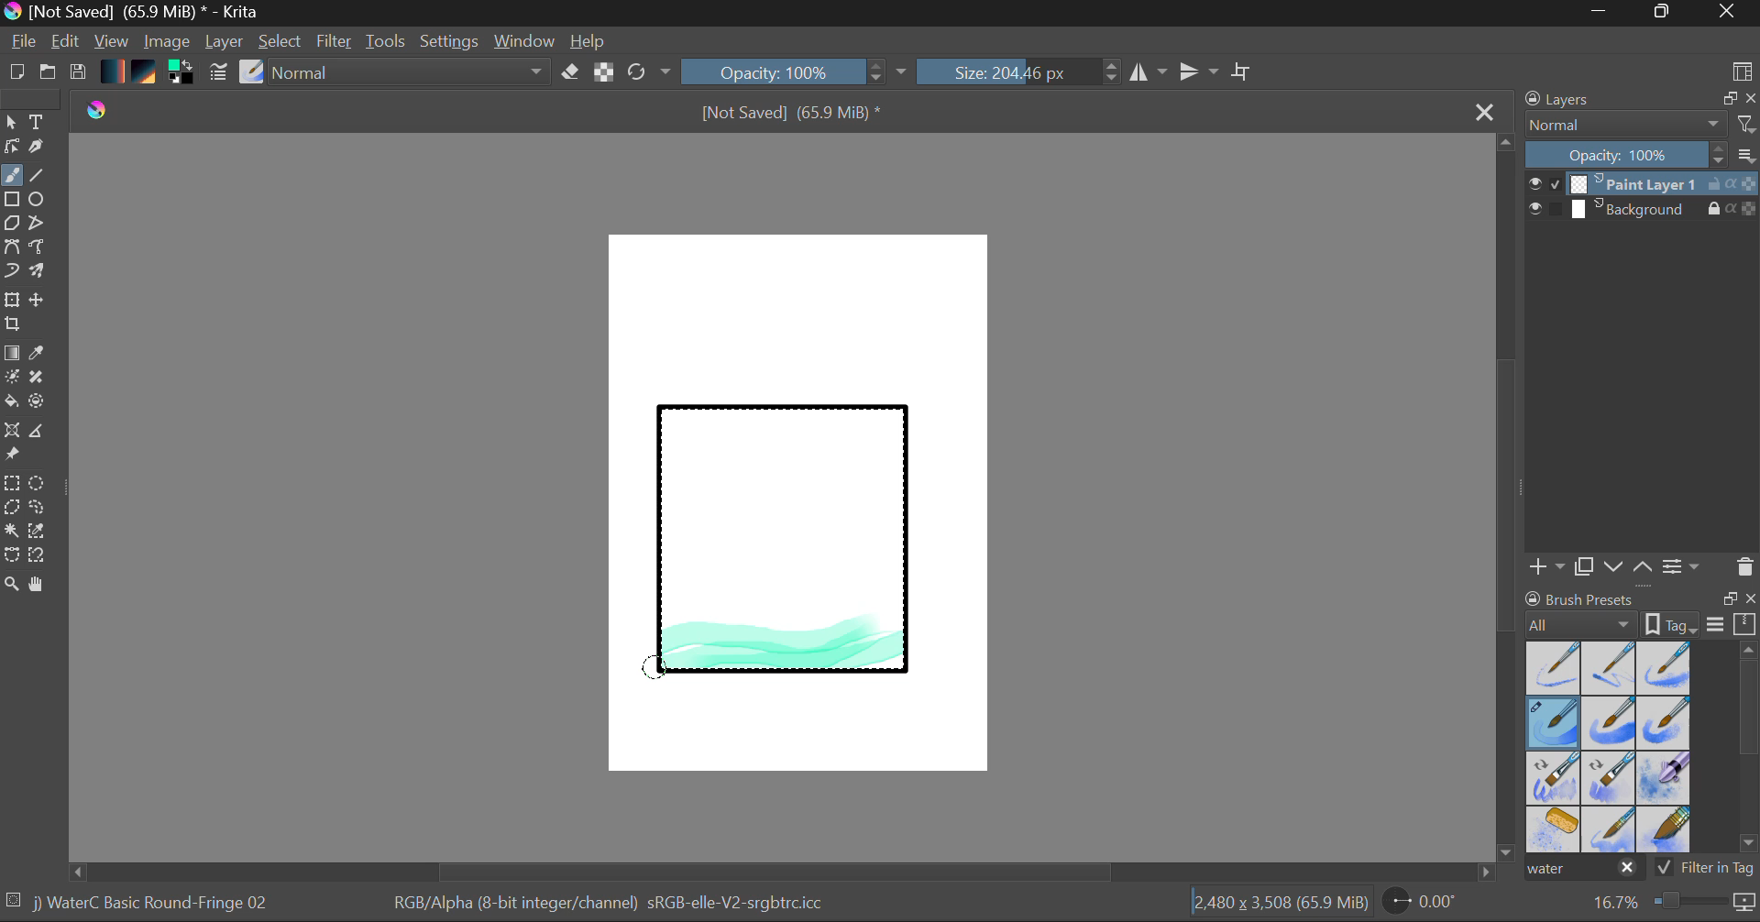  Describe the element at coordinates (226, 41) in the screenshot. I see `Layer` at that location.